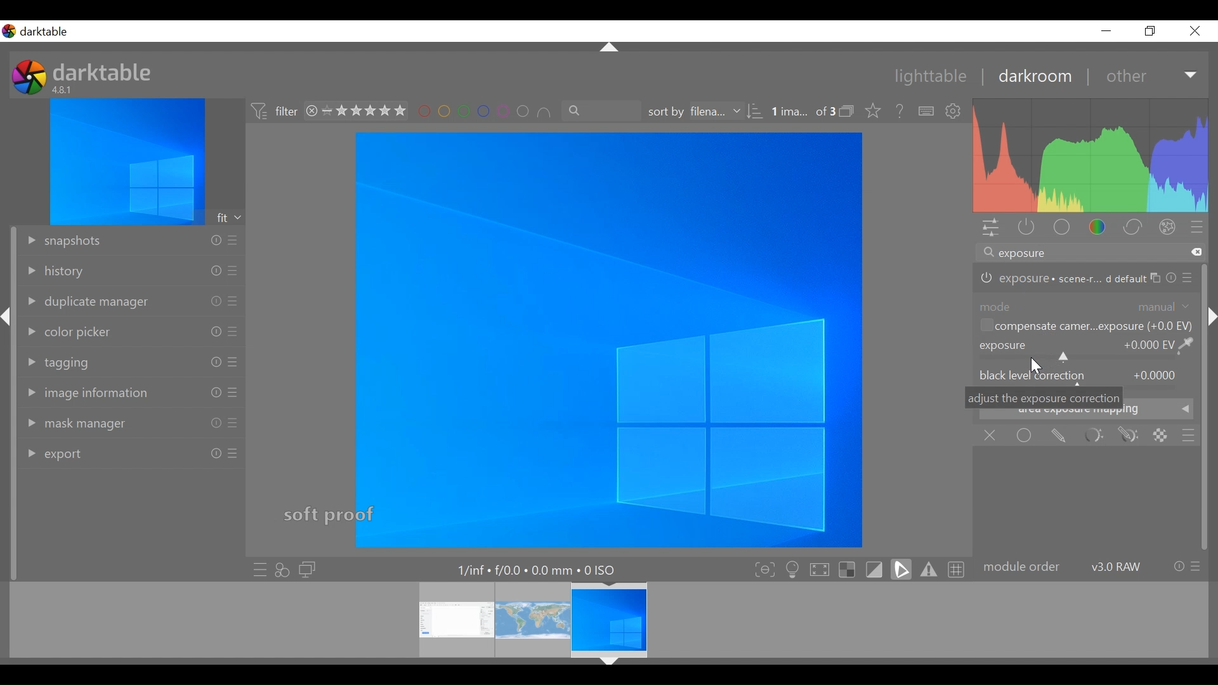 Image resolution: width=1218 pixels, height=685 pixels. What do you see at coordinates (29, 77) in the screenshot?
I see `logo` at bounding box center [29, 77].